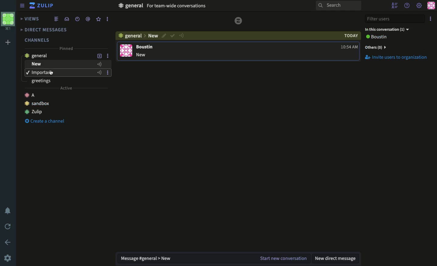  Describe the element at coordinates (419, 6) in the screenshot. I see `Settings` at that location.